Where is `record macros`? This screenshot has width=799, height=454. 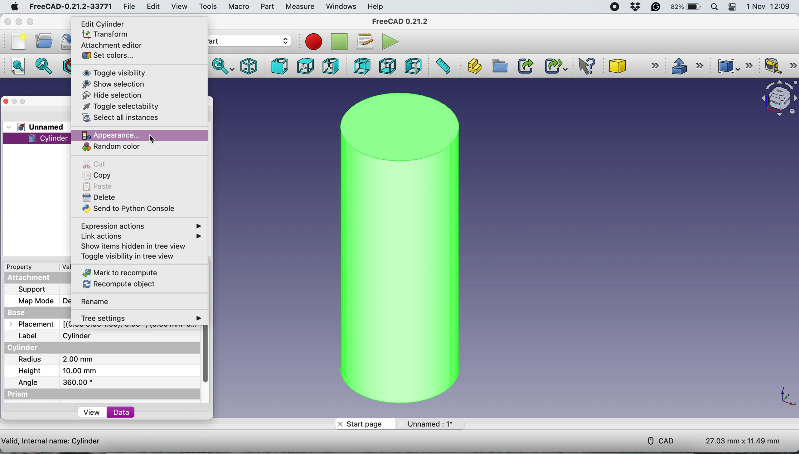 record macros is located at coordinates (313, 41).